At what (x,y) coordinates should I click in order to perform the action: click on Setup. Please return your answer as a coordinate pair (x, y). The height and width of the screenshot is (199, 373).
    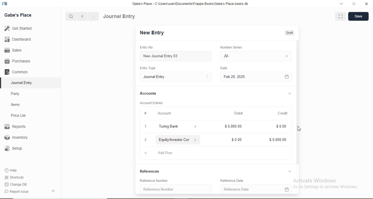
    Looking at the image, I should click on (13, 148).